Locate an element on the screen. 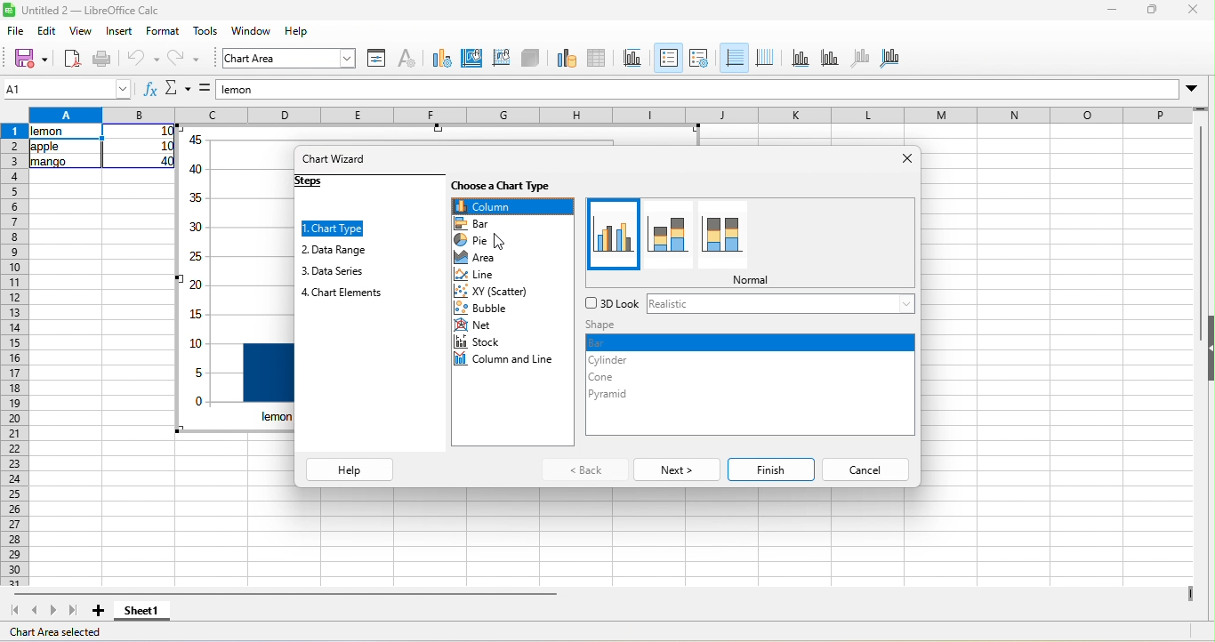  Drop-down  is located at coordinates (1194, 89).